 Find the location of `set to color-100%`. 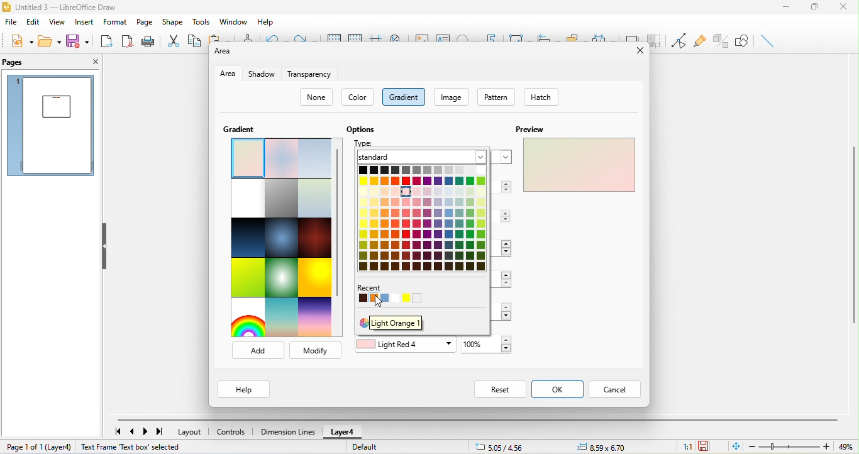

set to color-100% is located at coordinates (490, 345).